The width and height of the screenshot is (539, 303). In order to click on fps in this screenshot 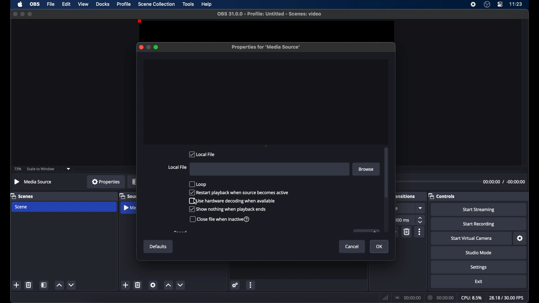, I will do `click(507, 298)`.